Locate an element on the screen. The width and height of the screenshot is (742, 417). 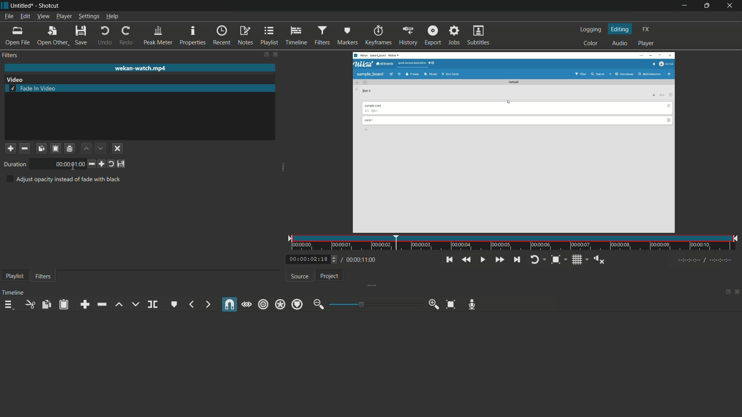
change layout is located at coordinates (727, 291).